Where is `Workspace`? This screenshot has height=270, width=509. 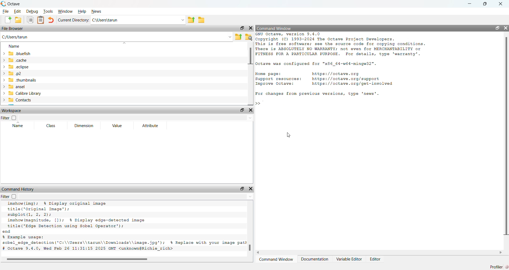
Workspace is located at coordinates (12, 110).